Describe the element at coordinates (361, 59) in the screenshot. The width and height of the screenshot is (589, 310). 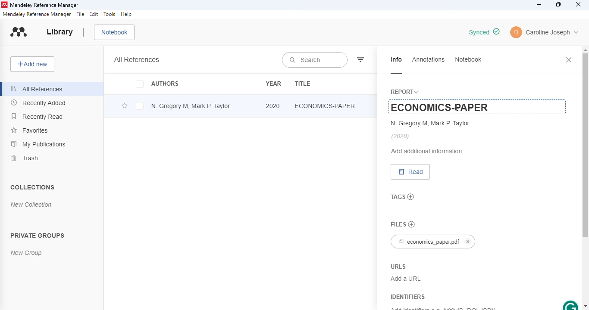
I see `filter by` at that location.